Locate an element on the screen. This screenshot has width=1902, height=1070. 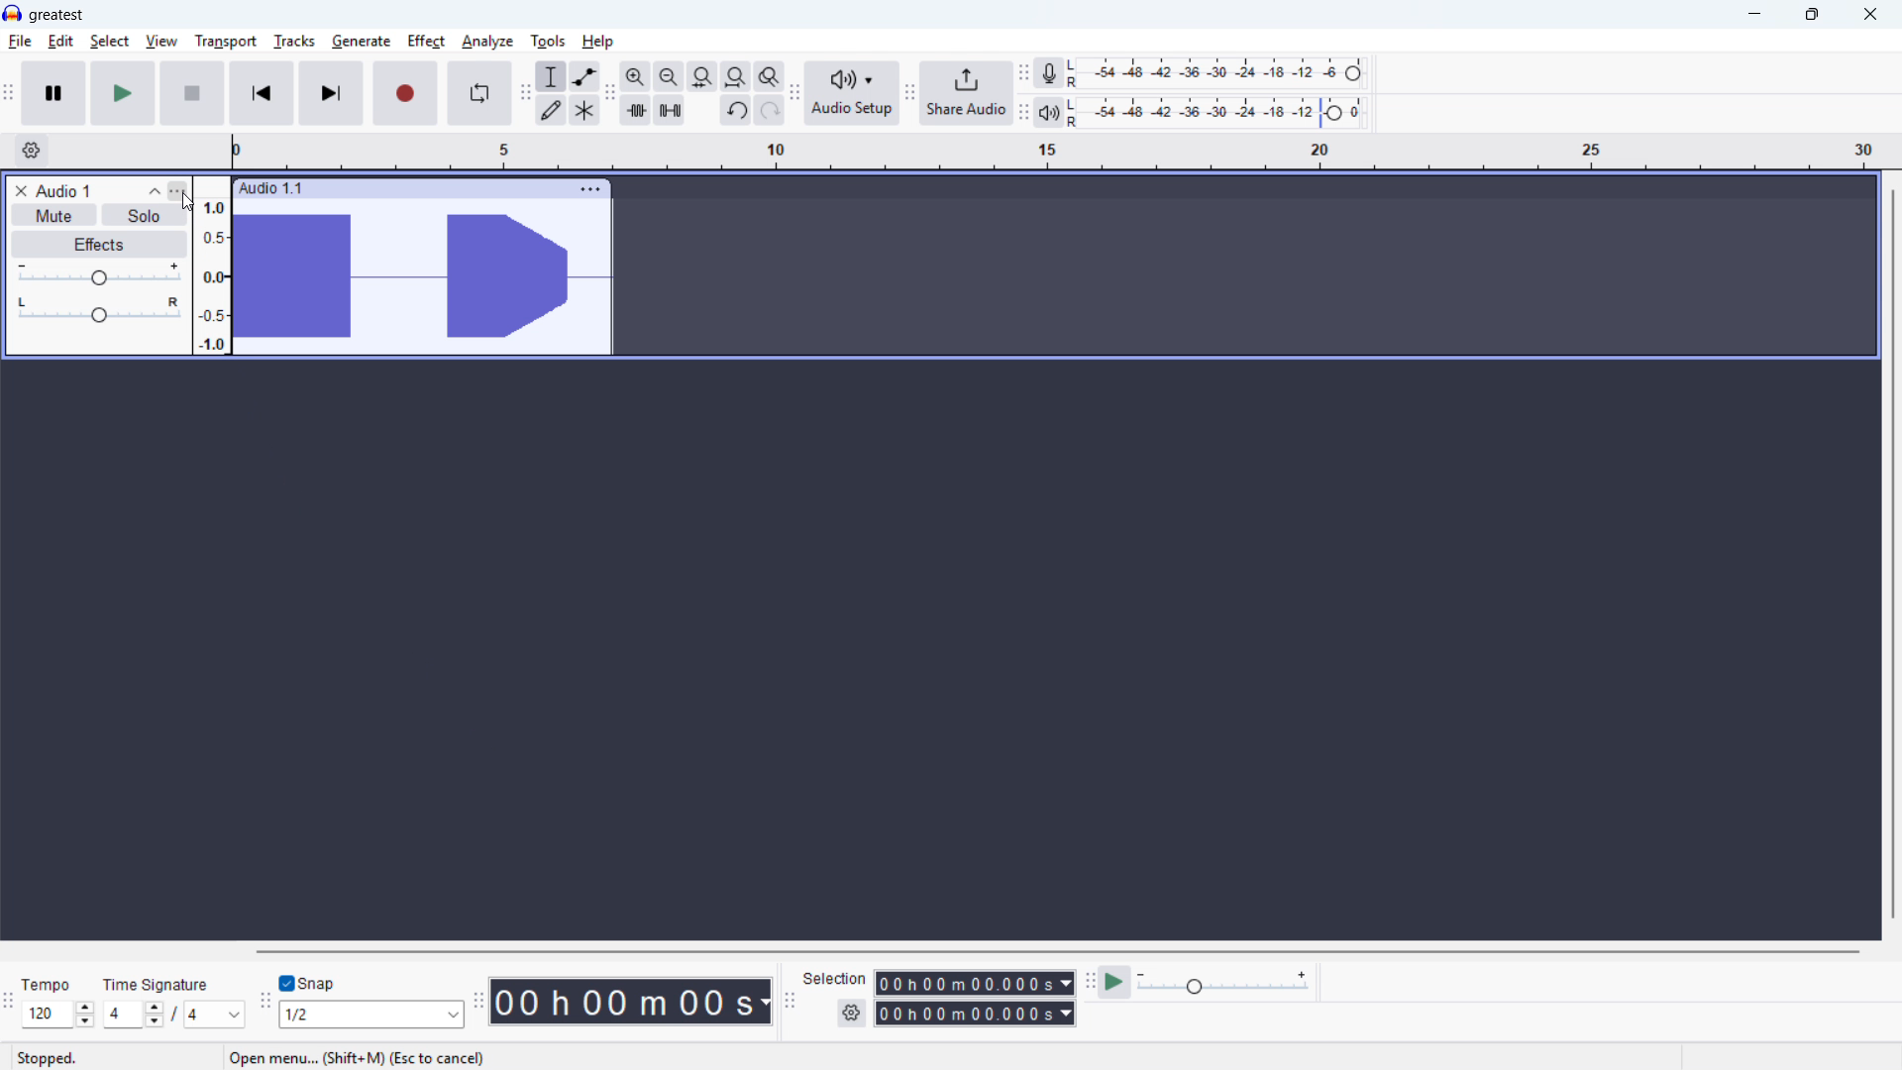
audio setup is located at coordinates (852, 94).